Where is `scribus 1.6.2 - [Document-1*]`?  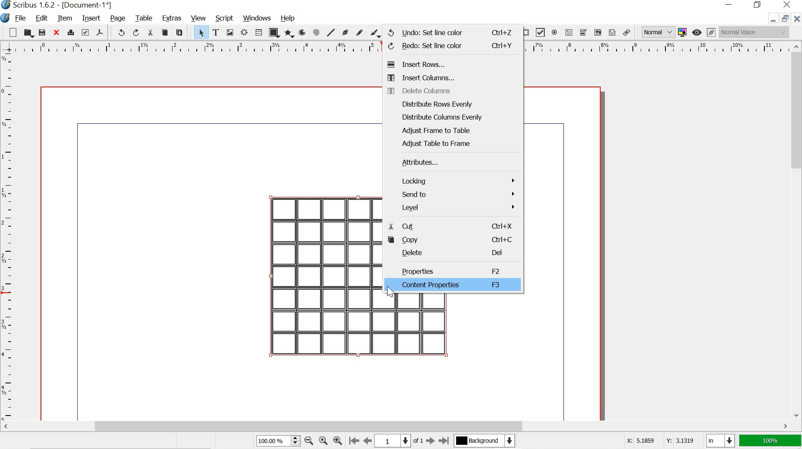 scribus 1.6.2 - [Document-1*] is located at coordinates (61, 5).